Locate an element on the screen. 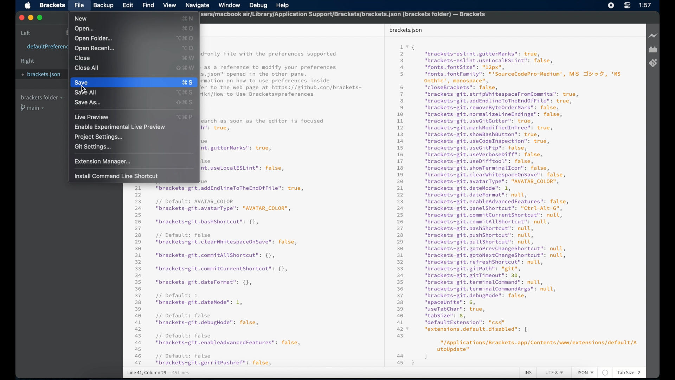  control center is located at coordinates (627, 6).